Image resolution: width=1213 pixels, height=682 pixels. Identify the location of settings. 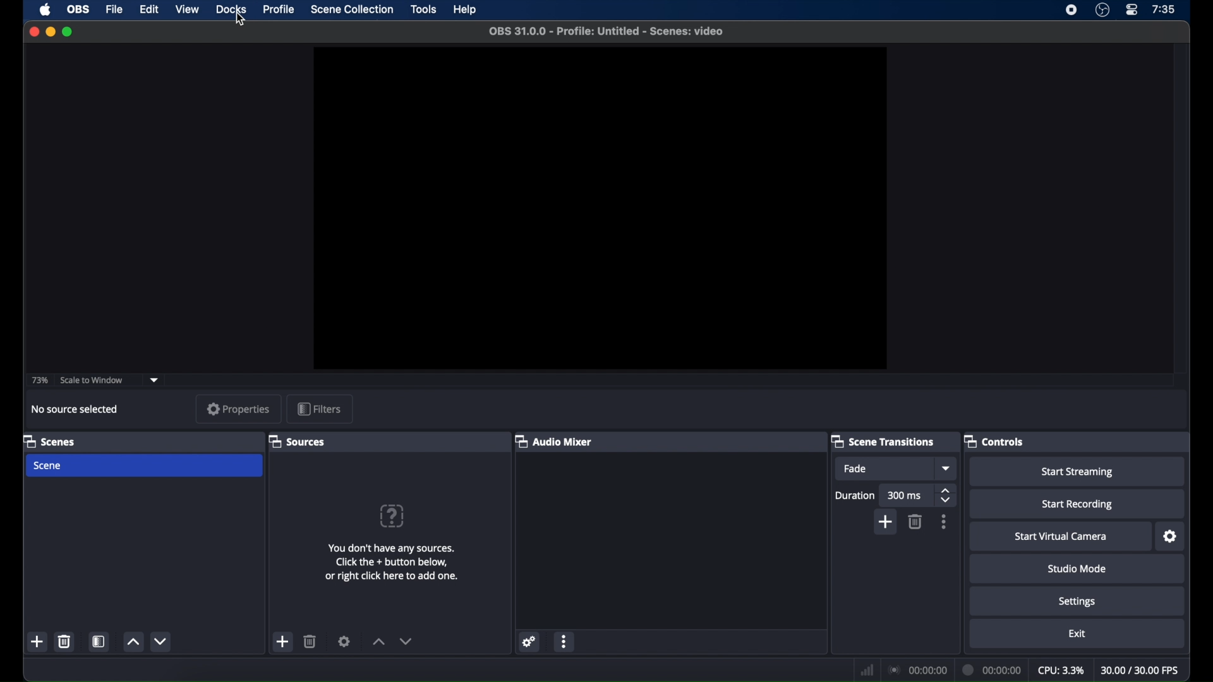
(531, 643).